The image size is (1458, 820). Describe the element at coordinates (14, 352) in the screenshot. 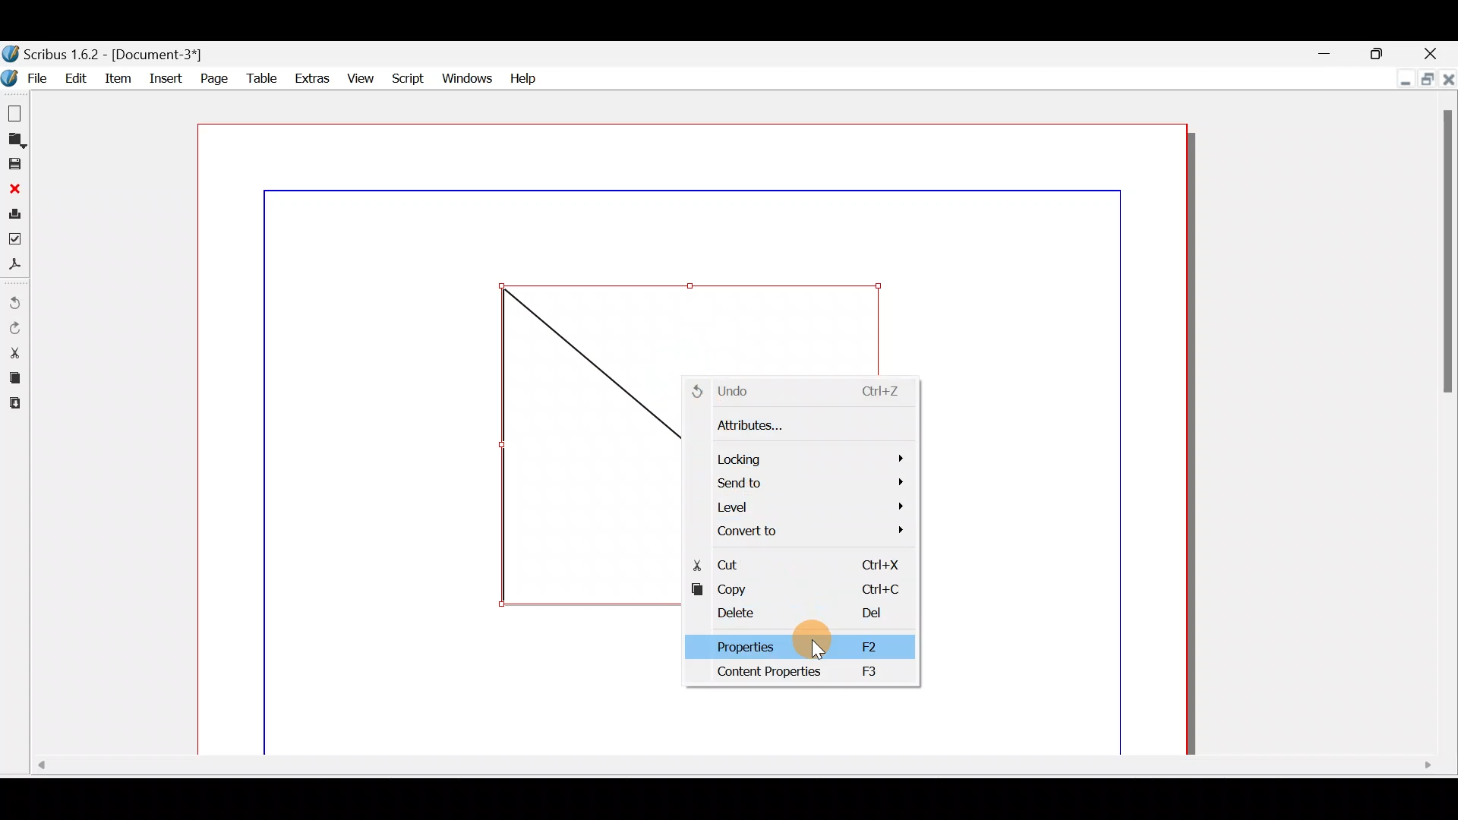

I see `Cut` at that location.